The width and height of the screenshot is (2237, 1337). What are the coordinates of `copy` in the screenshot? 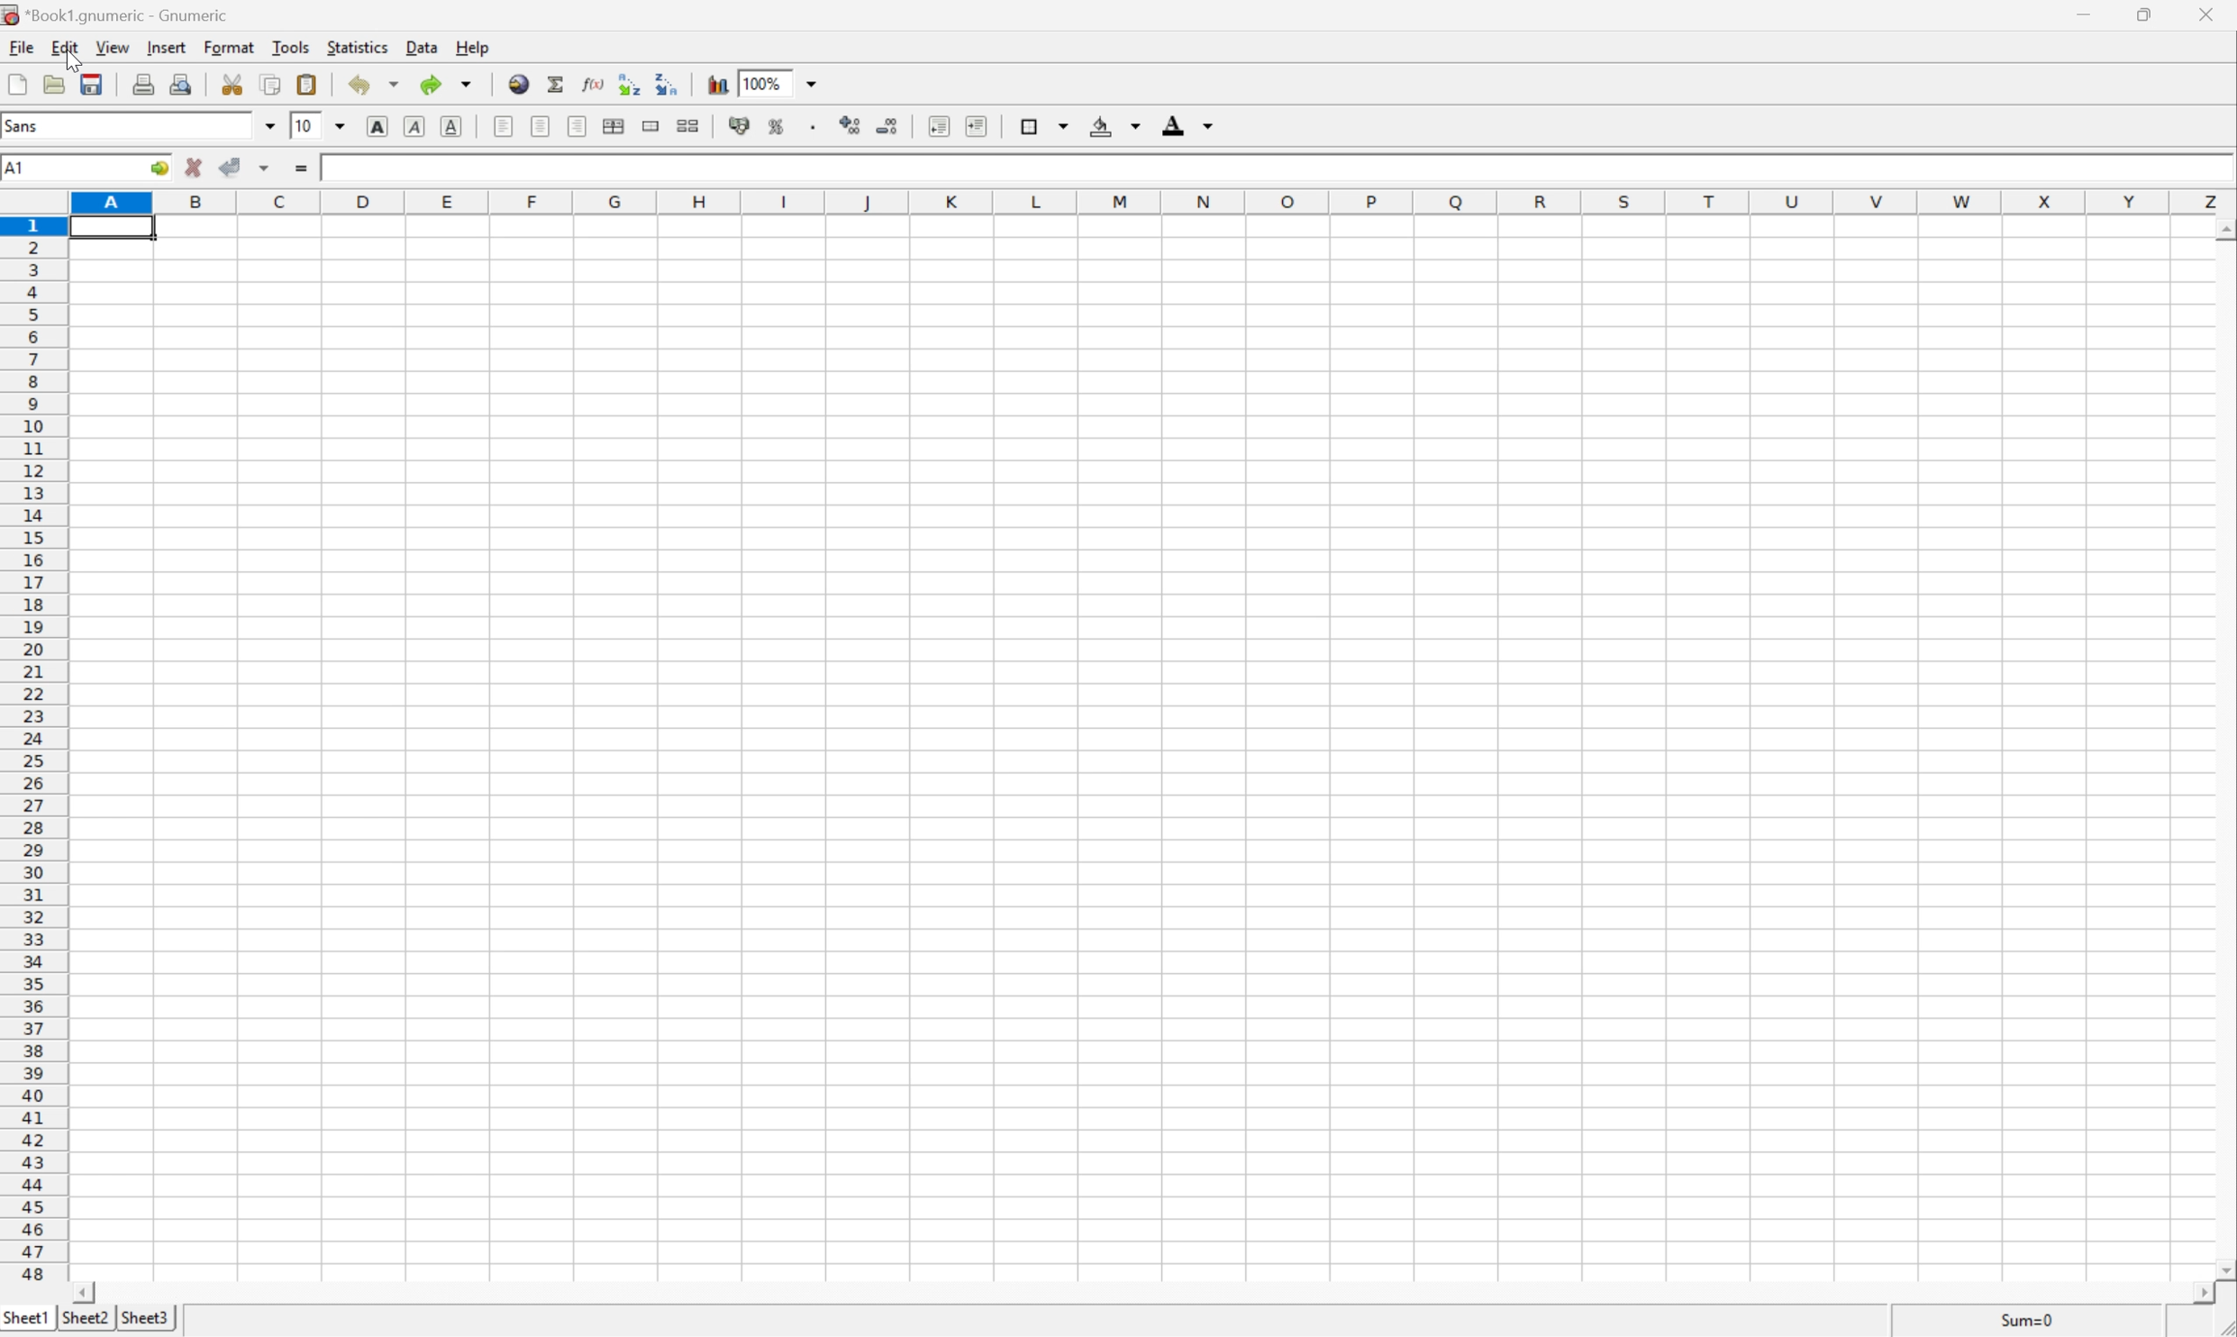 It's located at (268, 82).